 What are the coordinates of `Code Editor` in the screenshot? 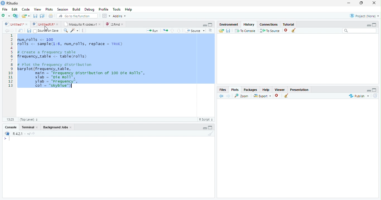 It's located at (104, 75).